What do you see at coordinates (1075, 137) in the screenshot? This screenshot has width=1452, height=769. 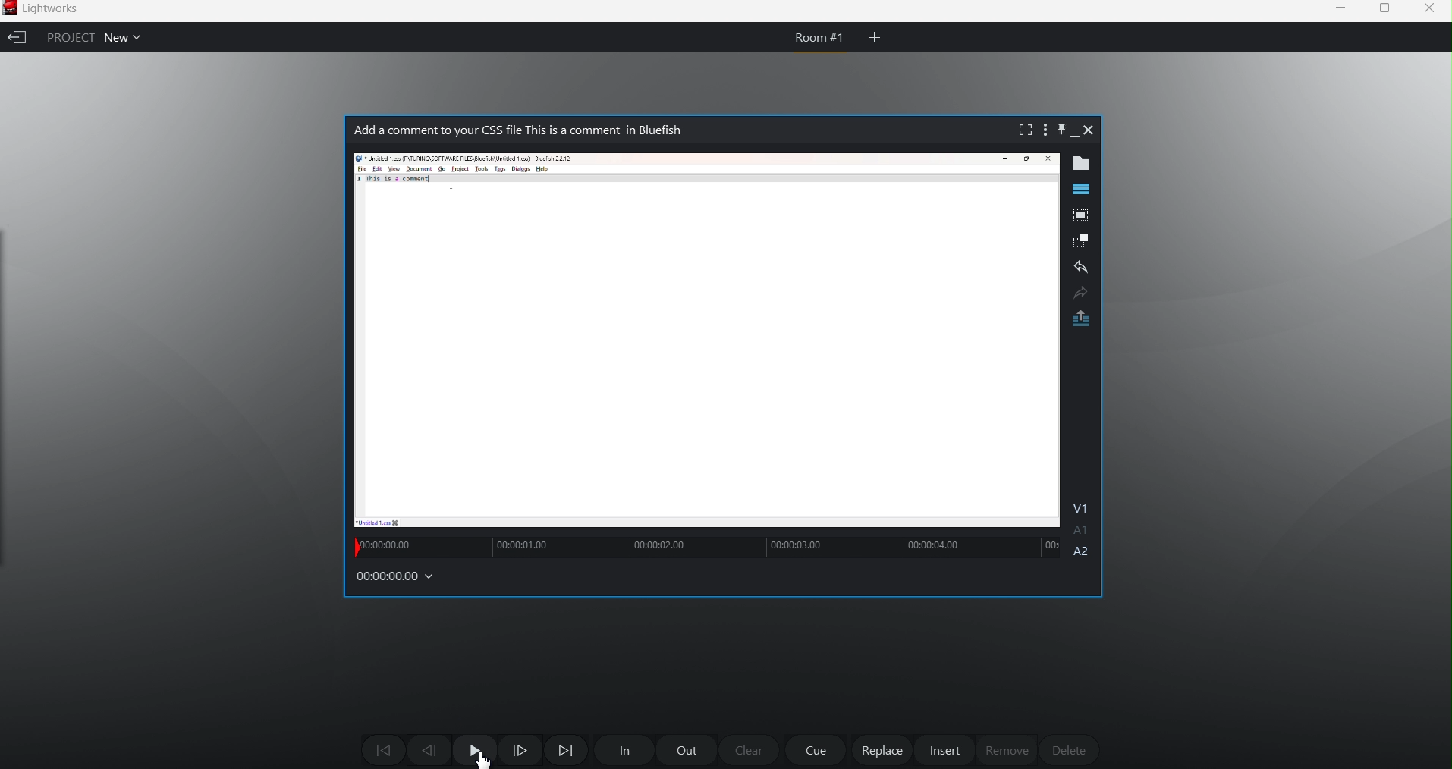 I see `minimize clip` at bounding box center [1075, 137].